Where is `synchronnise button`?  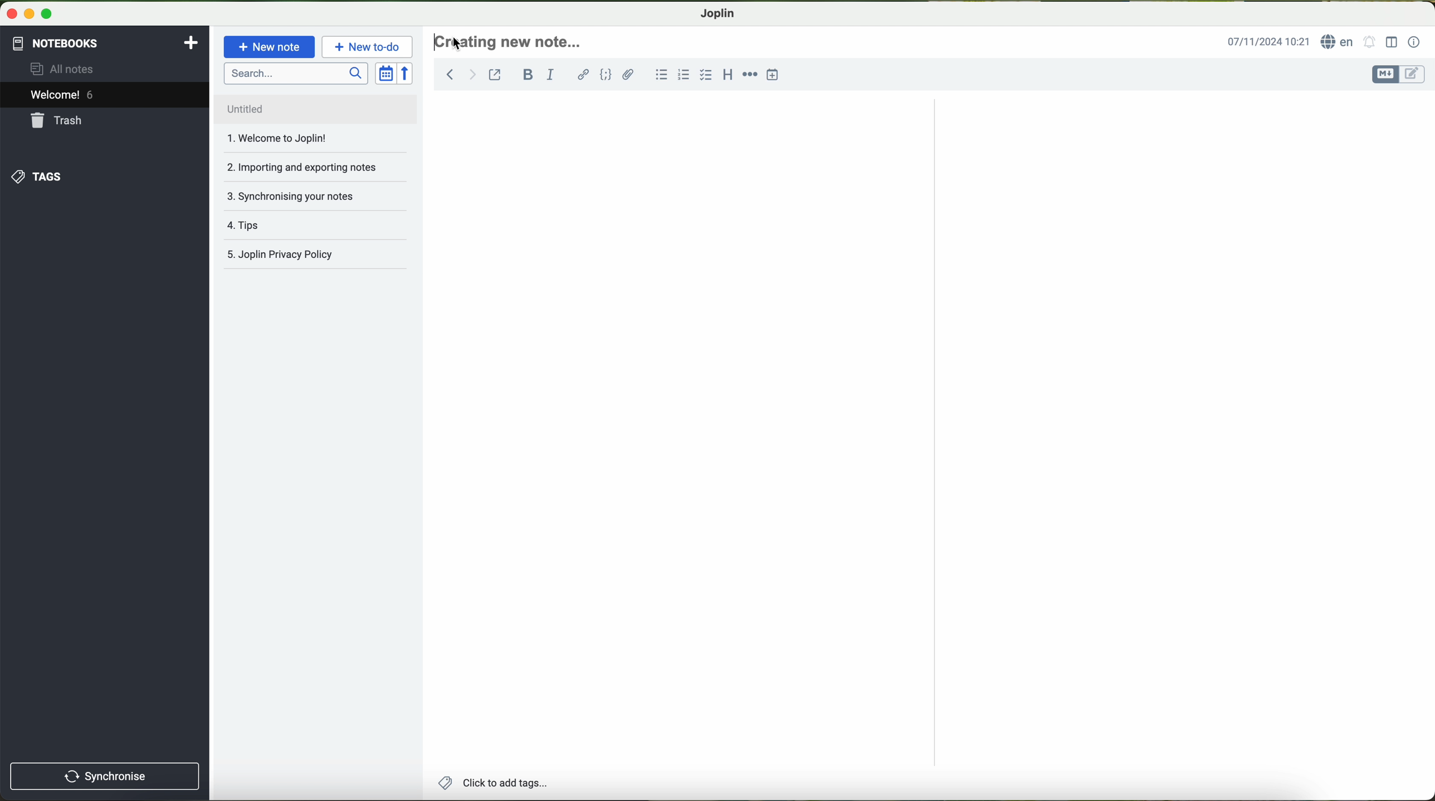 synchronnise button is located at coordinates (103, 777).